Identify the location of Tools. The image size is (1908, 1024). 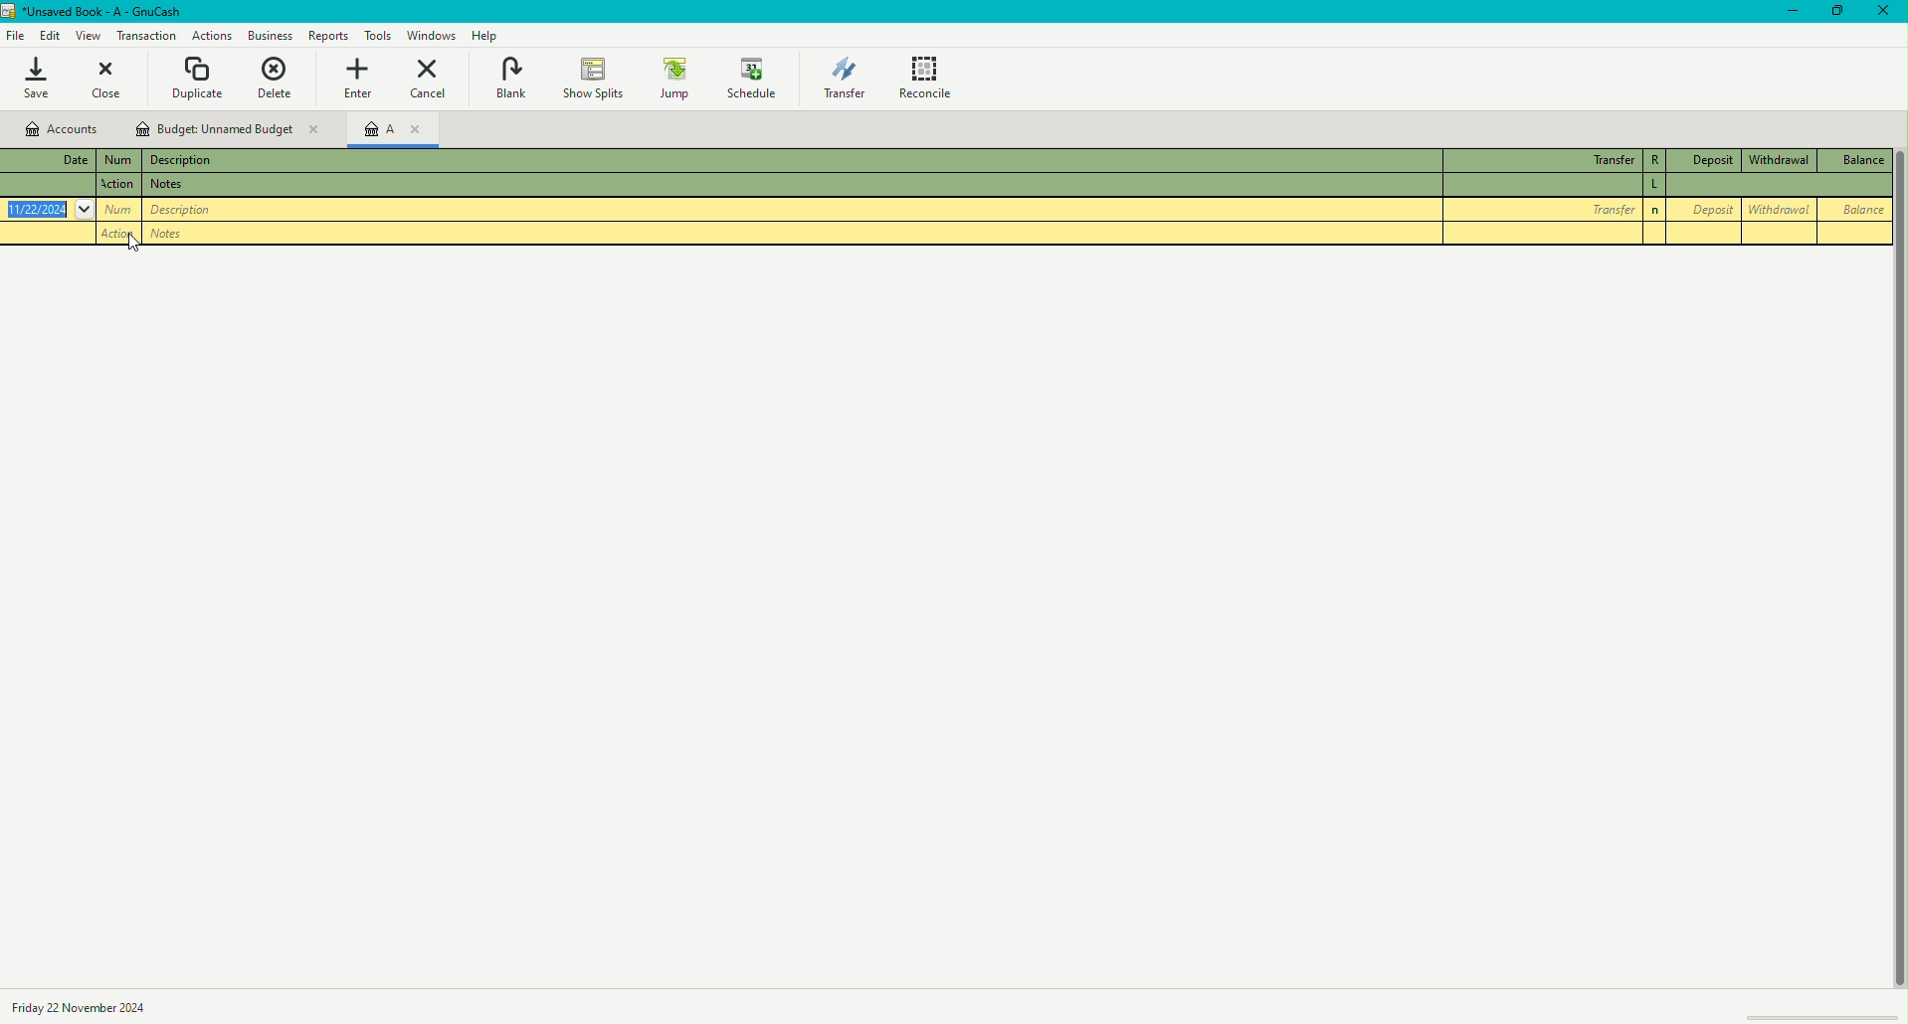
(328, 36).